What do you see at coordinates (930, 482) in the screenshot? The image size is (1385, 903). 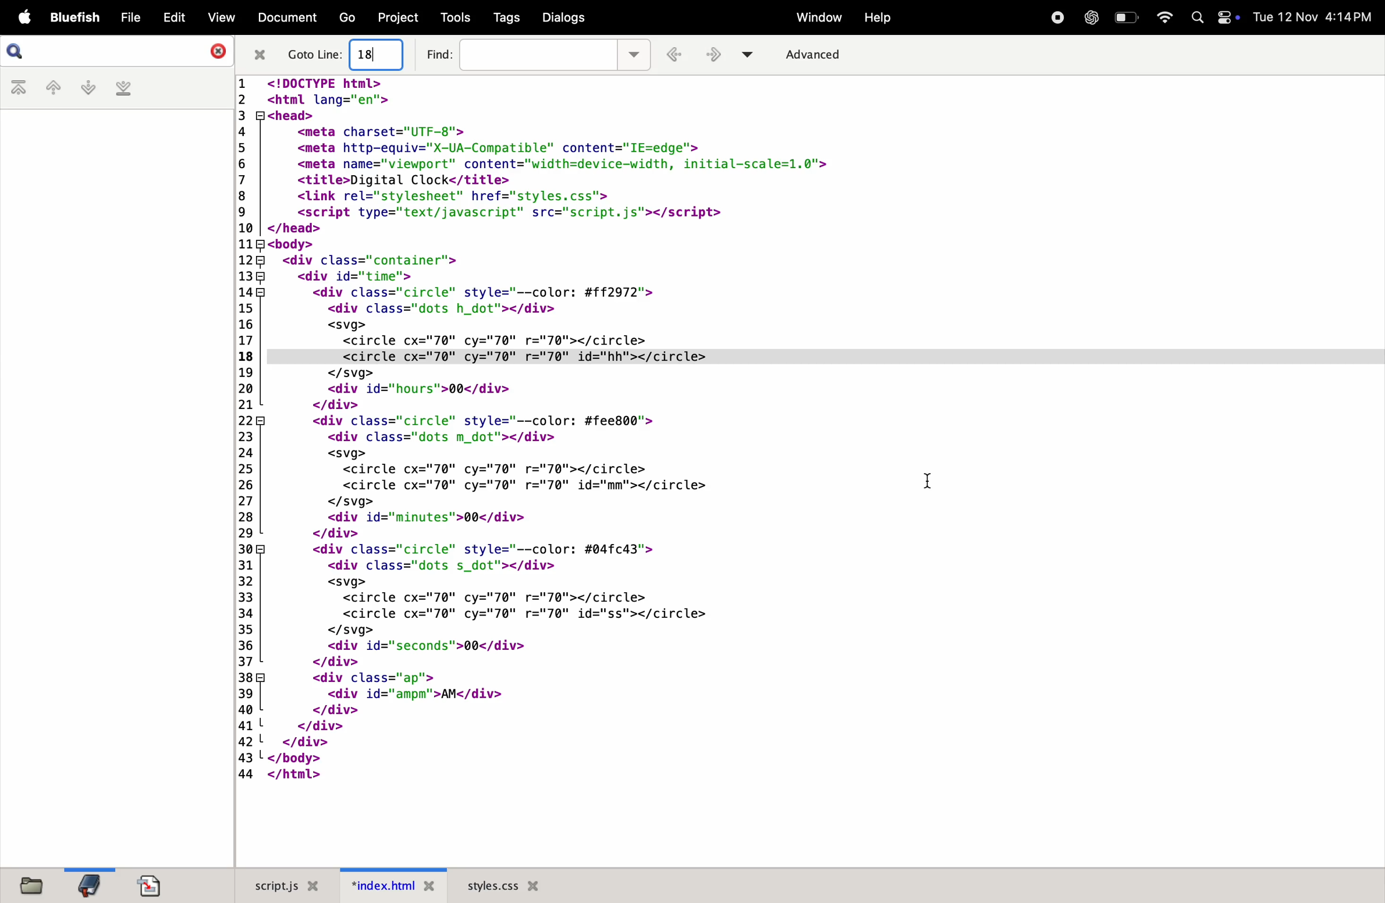 I see `cursor` at bounding box center [930, 482].